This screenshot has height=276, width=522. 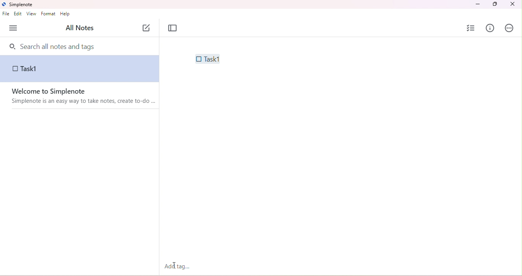 I want to click on actions, so click(x=509, y=29).